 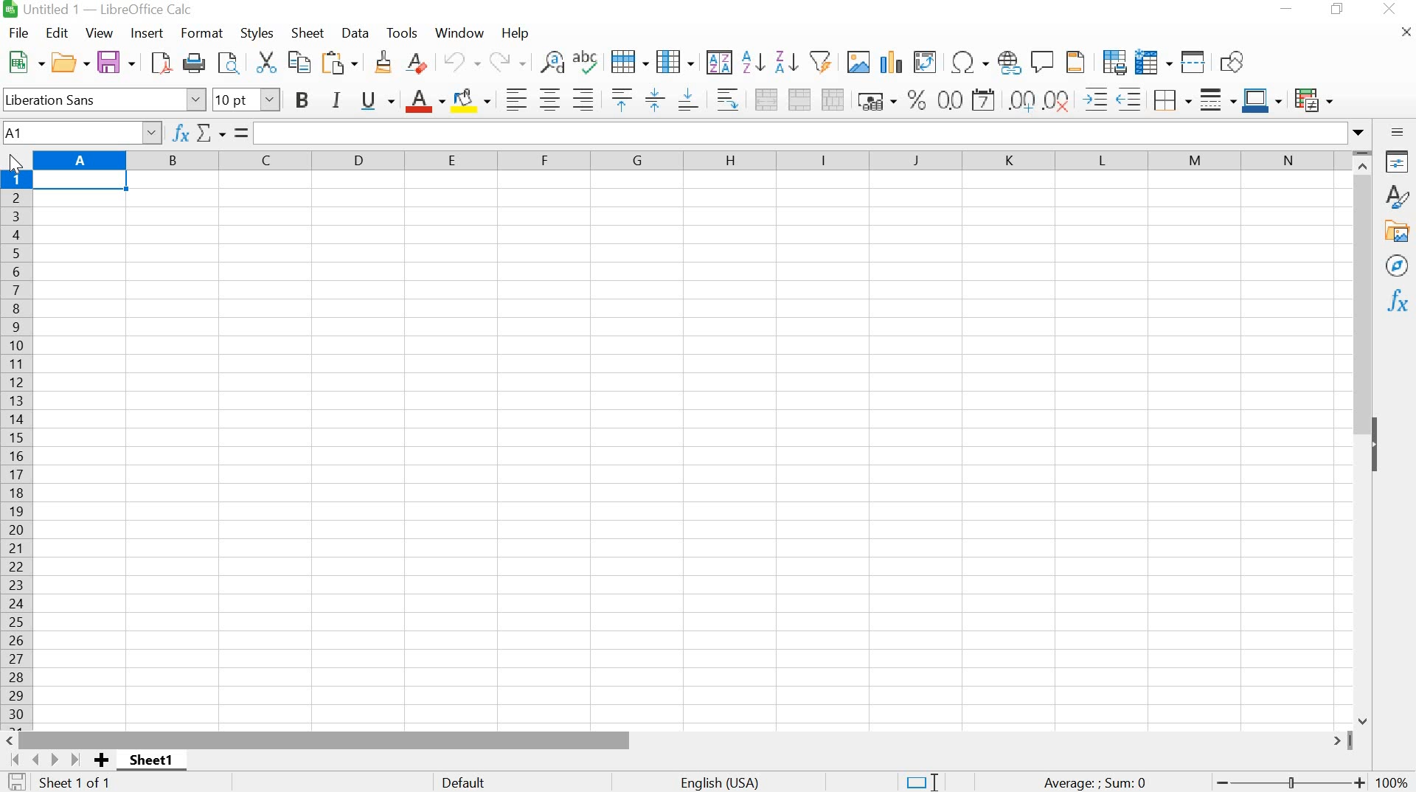 I want to click on ZOOM OUT OR ZOOM IN, so click(x=1293, y=781).